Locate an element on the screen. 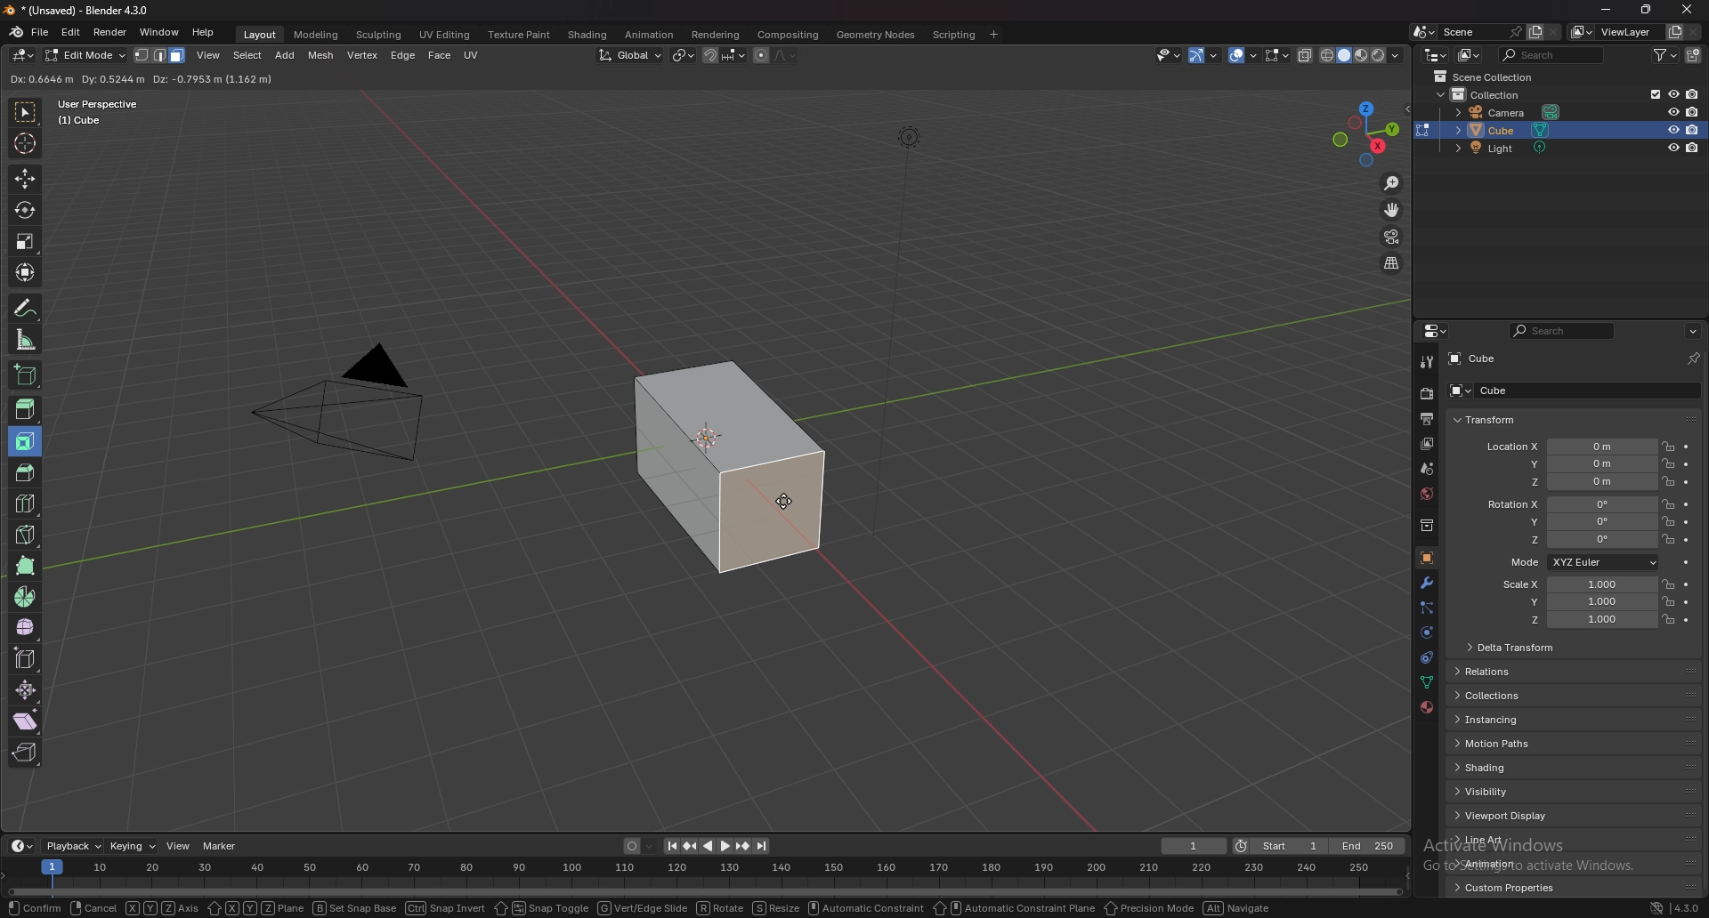  location z is located at coordinates (1571, 481).